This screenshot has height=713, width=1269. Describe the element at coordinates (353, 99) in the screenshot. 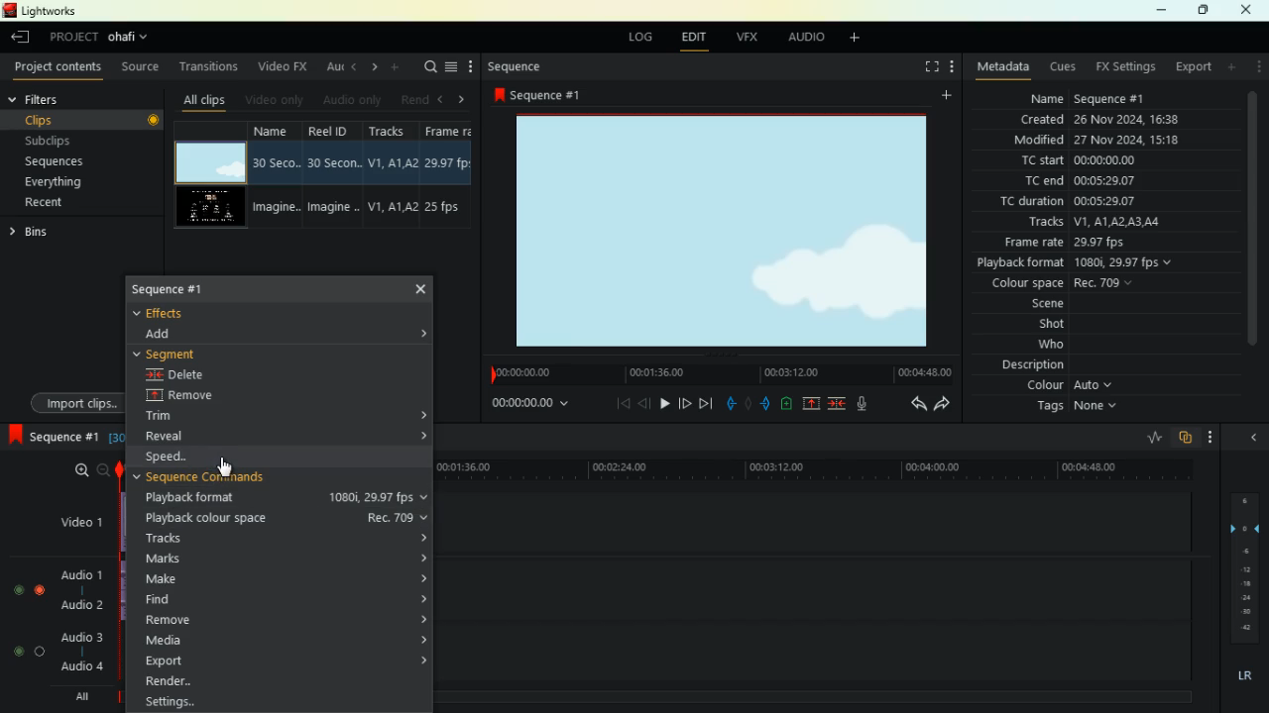

I see `audio only` at that location.